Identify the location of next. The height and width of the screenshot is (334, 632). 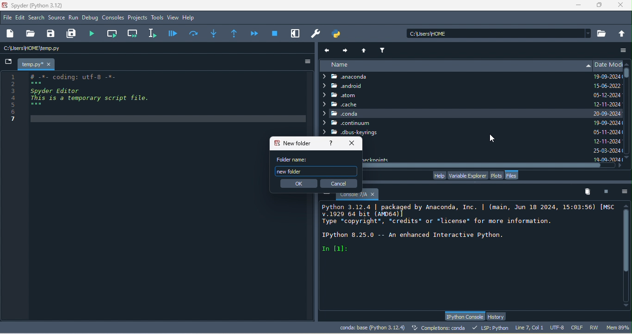
(346, 49).